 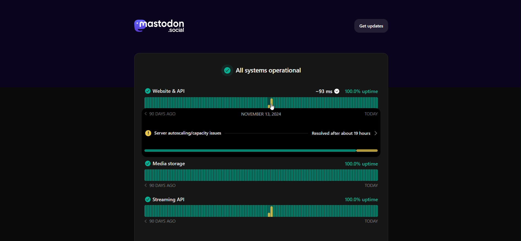 What do you see at coordinates (264, 175) in the screenshot?
I see `media storage status` at bounding box center [264, 175].